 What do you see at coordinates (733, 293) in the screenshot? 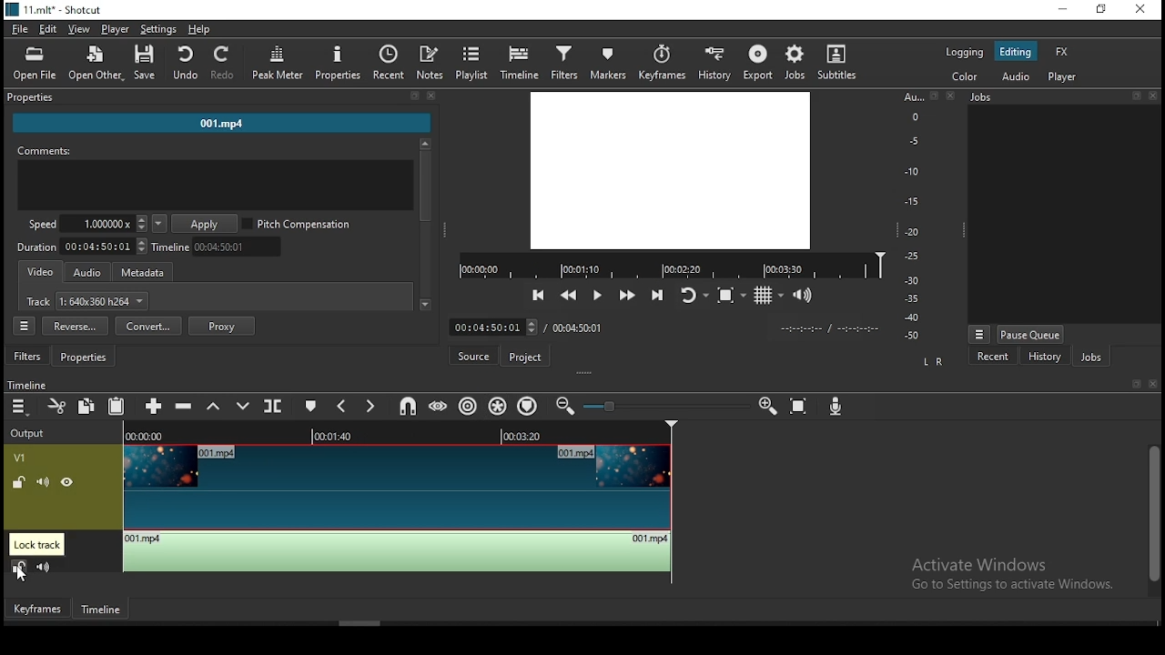
I see `toggle zoom` at bounding box center [733, 293].